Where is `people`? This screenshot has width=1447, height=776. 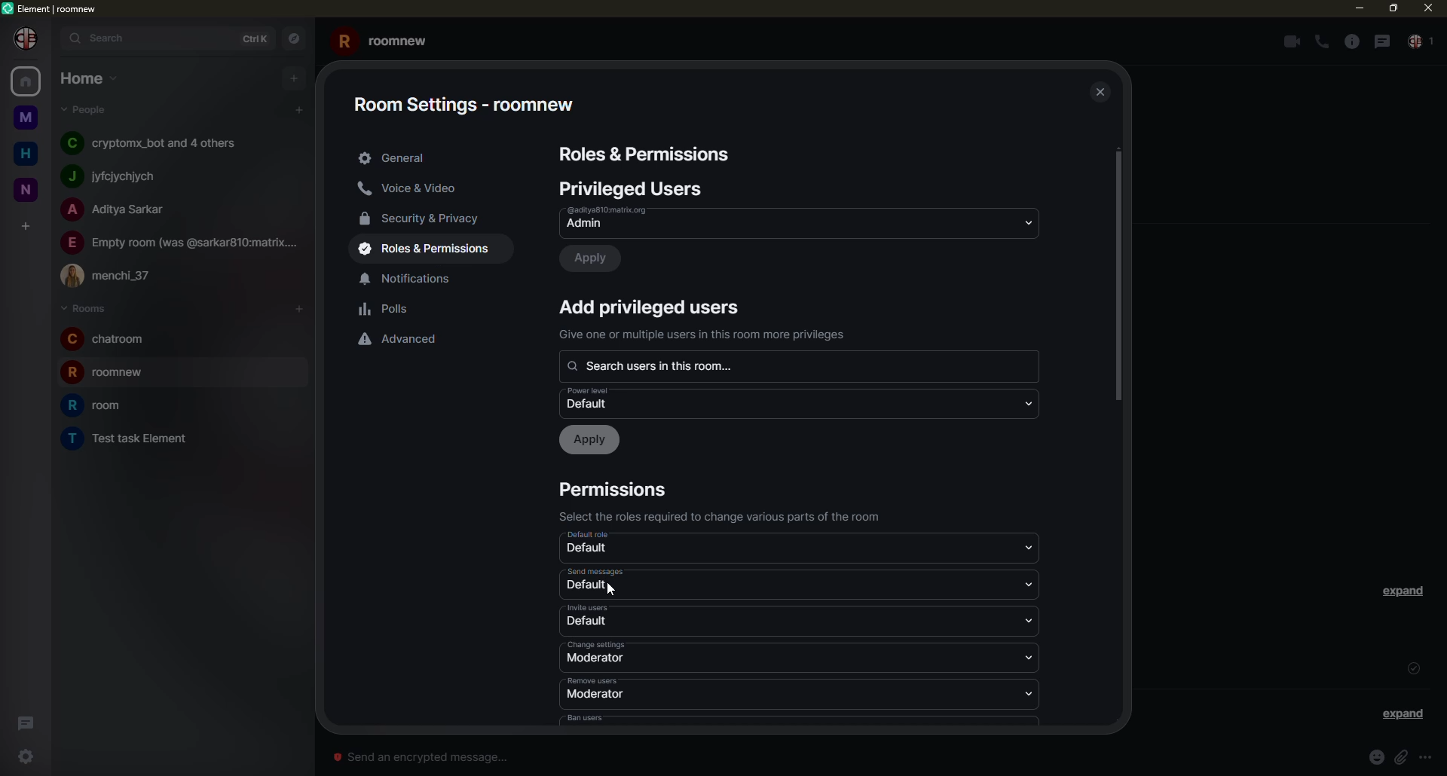
people is located at coordinates (156, 143).